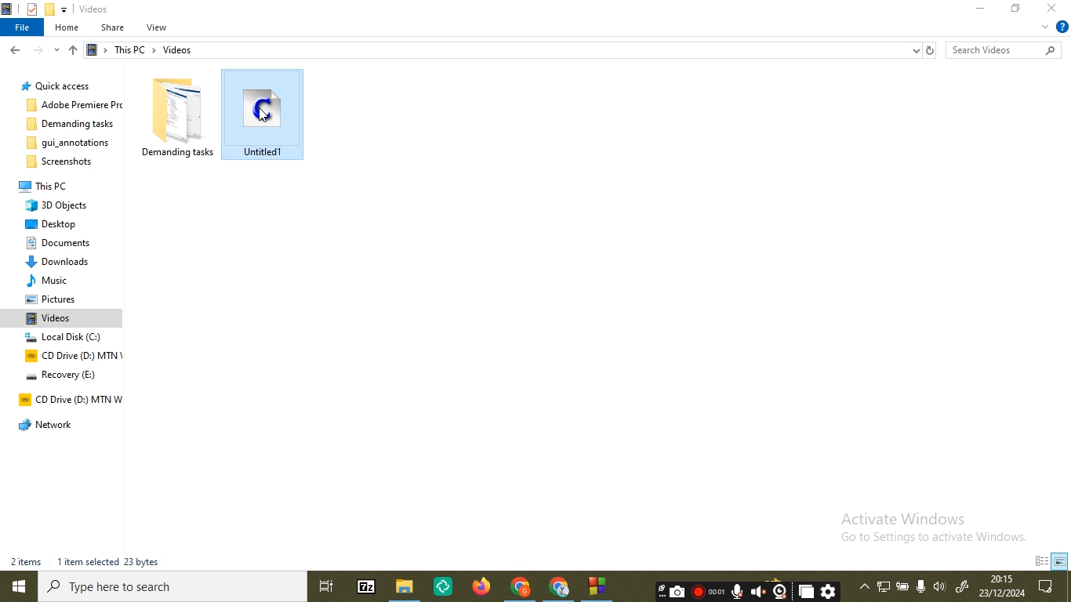  What do you see at coordinates (160, 29) in the screenshot?
I see `view` at bounding box center [160, 29].